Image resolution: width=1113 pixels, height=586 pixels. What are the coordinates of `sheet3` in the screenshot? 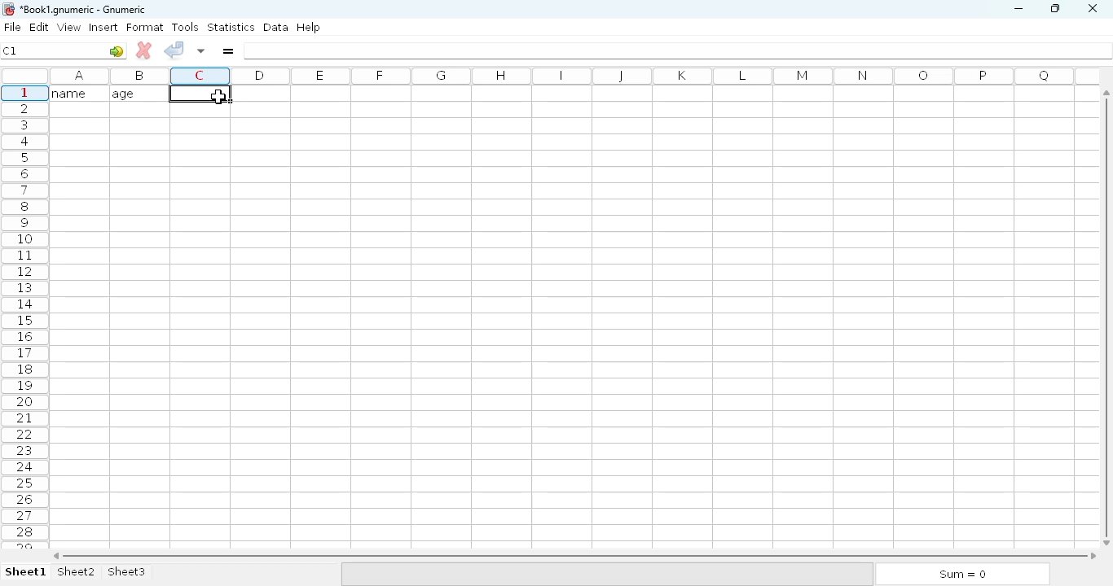 It's located at (126, 572).